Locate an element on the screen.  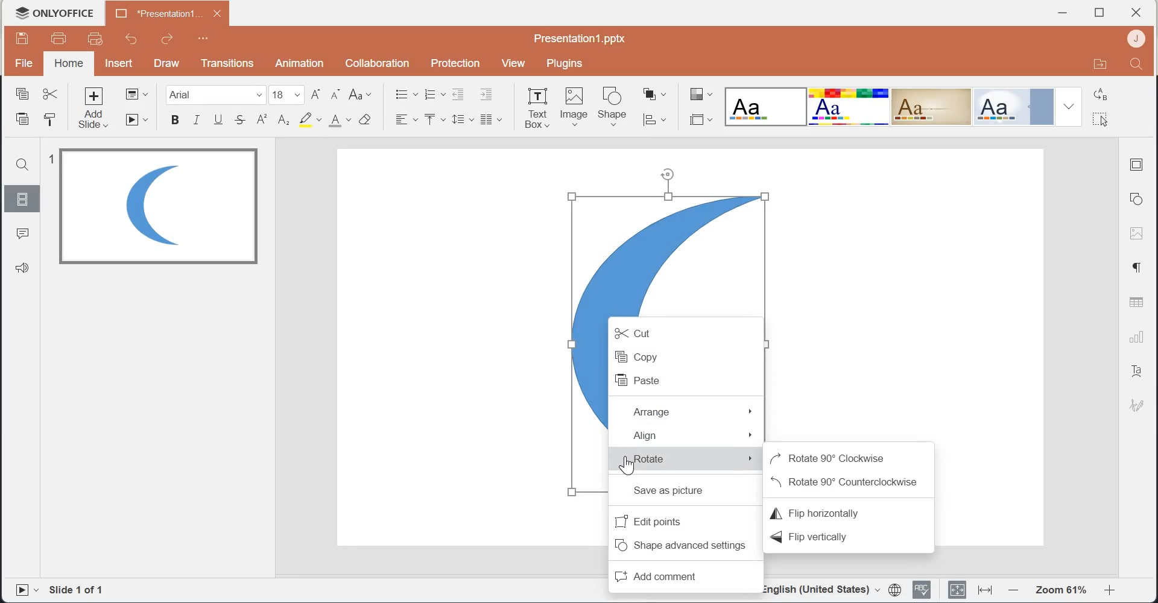
Plugins is located at coordinates (563, 65).